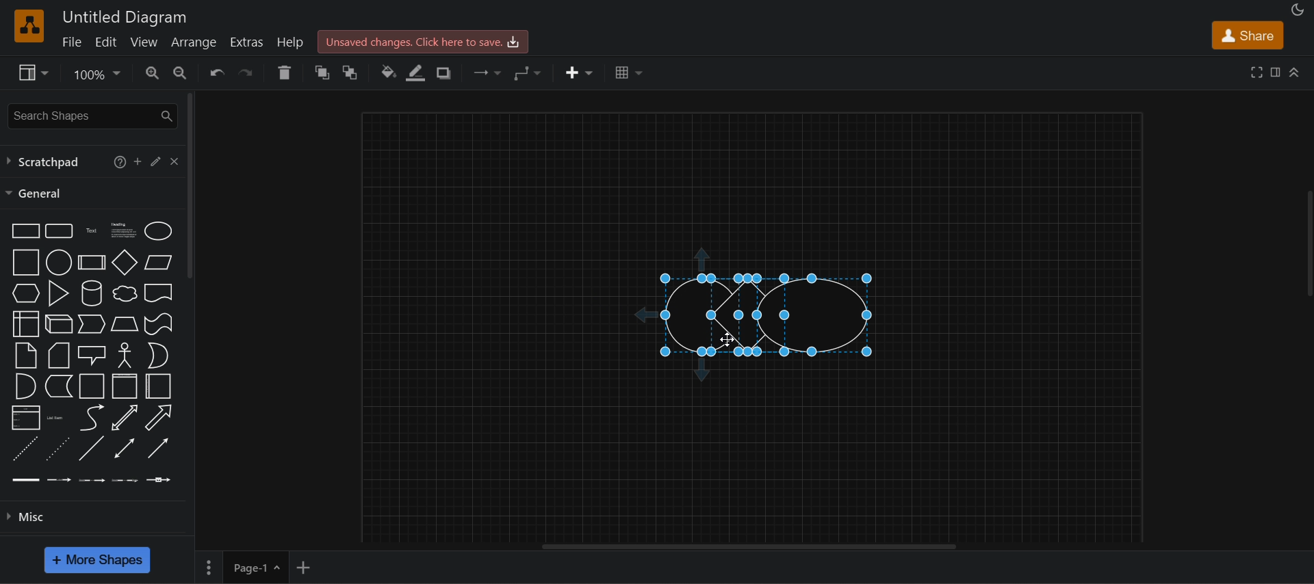 This screenshot has height=584, width=1314. What do you see at coordinates (629, 72) in the screenshot?
I see `tavle` at bounding box center [629, 72].